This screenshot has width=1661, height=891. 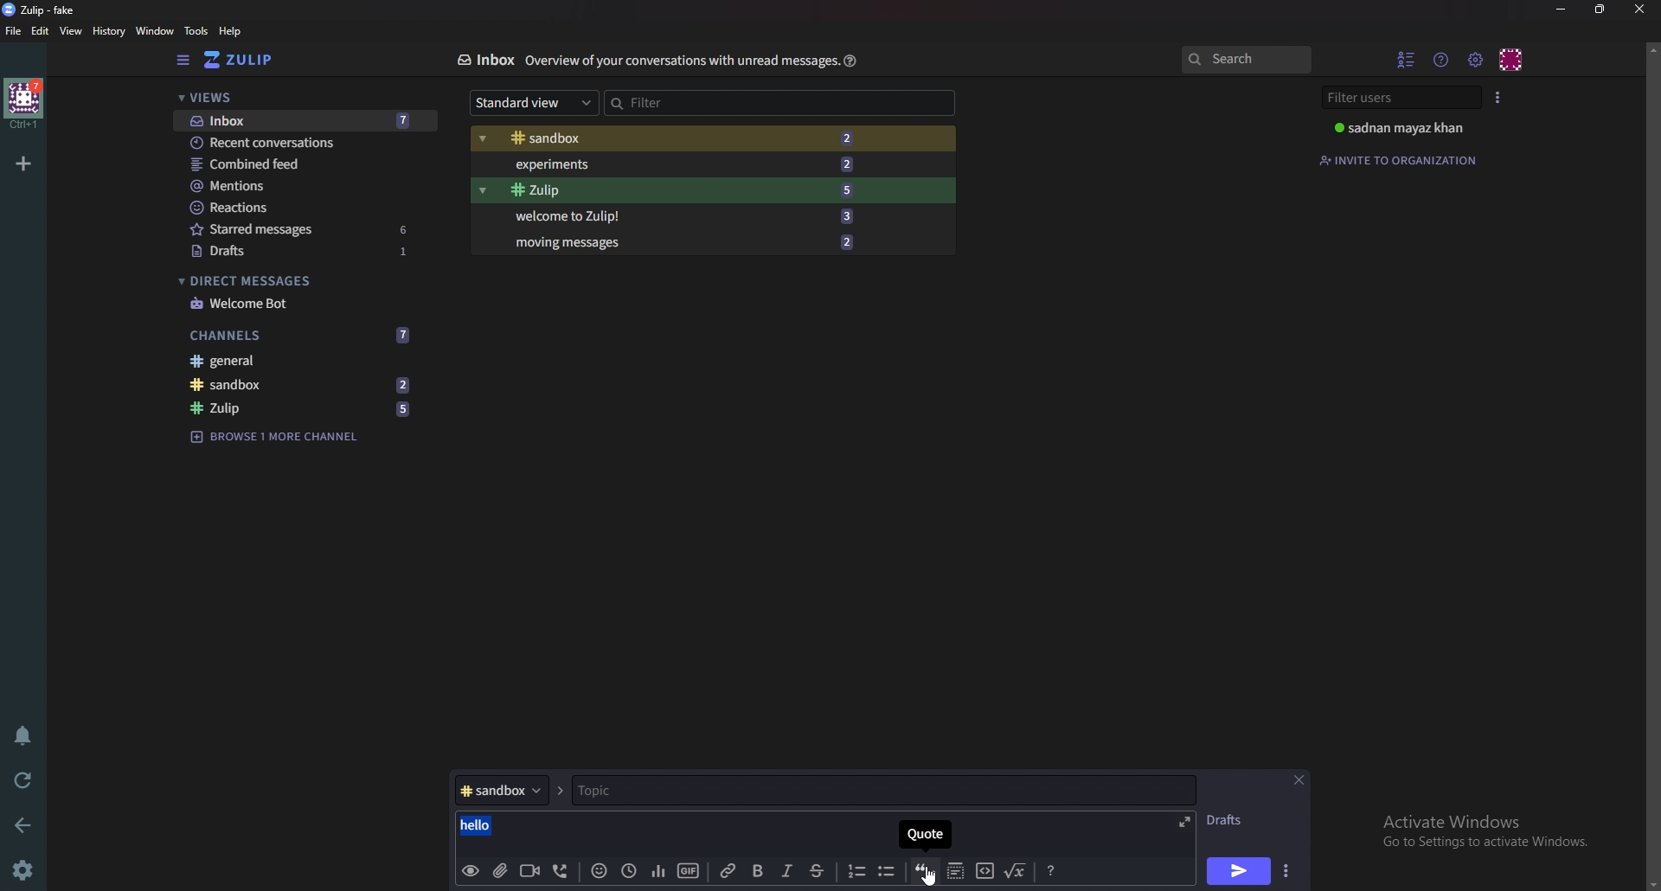 What do you see at coordinates (854, 218) in the screenshot?
I see `3` at bounding box center [854, 218].